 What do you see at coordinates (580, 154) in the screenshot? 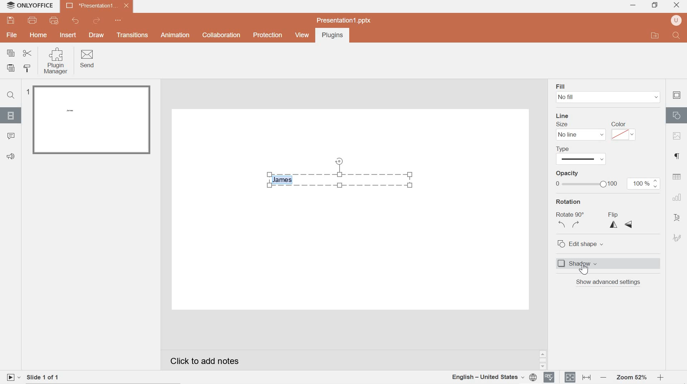
I see `line type` at bounding box center [580, 154].